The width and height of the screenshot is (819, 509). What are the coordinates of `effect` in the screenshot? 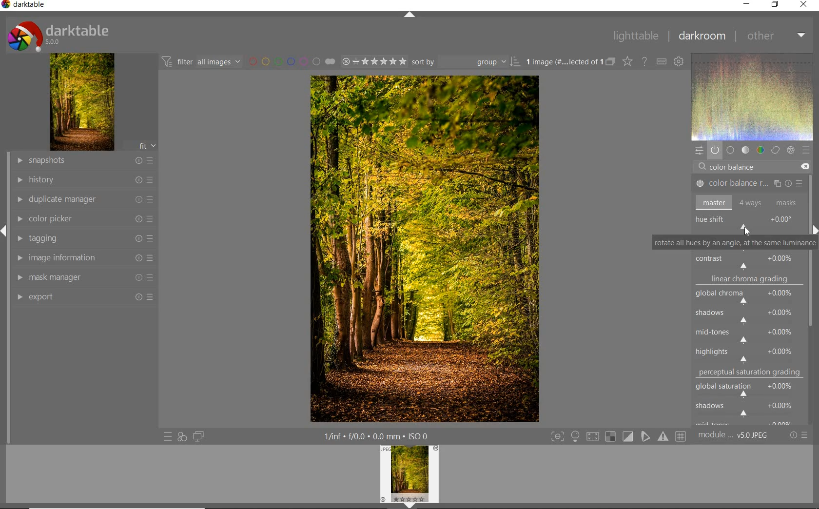 It's located at (791, 149).